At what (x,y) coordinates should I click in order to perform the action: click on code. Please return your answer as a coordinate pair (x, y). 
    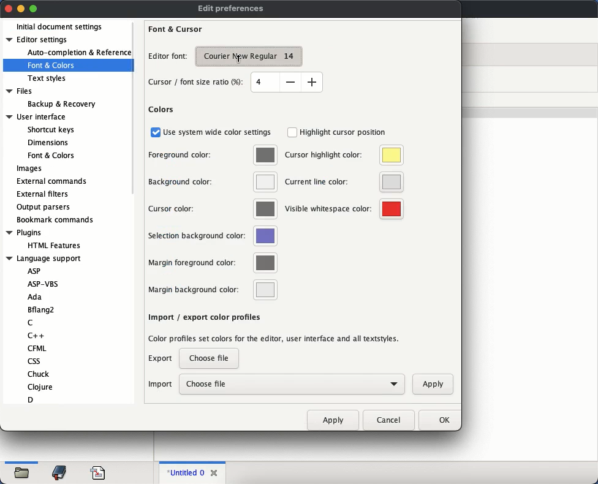
    Looking at the image, I should click on (98, 472).